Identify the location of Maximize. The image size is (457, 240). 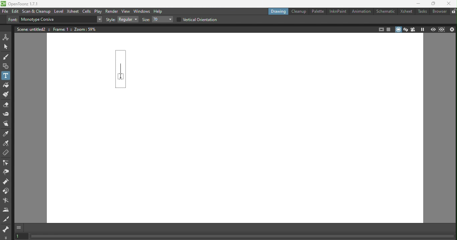
(434, 4).